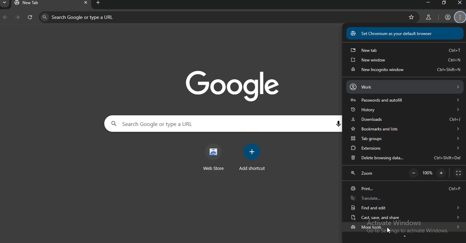 This screenshot has width=466, height=243. Describe the element at coordinates (233, 83) in the screenshot. I see `google` at that location.